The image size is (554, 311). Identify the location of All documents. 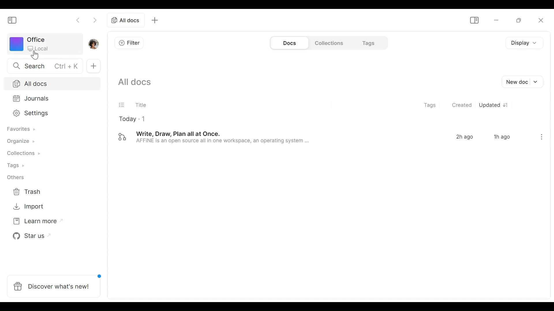
(51, 83).